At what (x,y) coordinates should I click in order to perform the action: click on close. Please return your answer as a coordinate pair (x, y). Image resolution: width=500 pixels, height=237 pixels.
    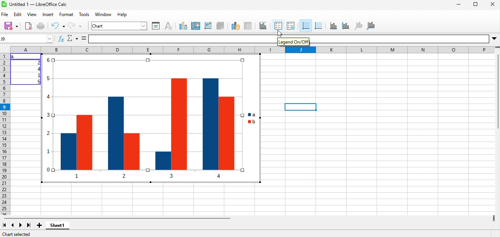
    Looking at the image, I should click on (493, 4).